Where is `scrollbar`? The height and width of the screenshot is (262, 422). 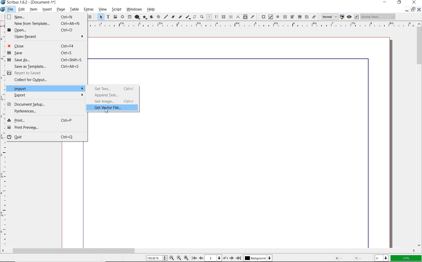
scrollbar is located at coordinates (208, 251).